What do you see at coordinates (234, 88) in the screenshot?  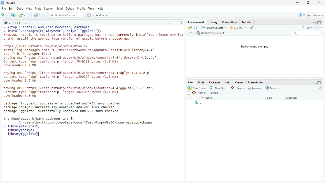 I see `Delete` at bounding box center [234, 88].